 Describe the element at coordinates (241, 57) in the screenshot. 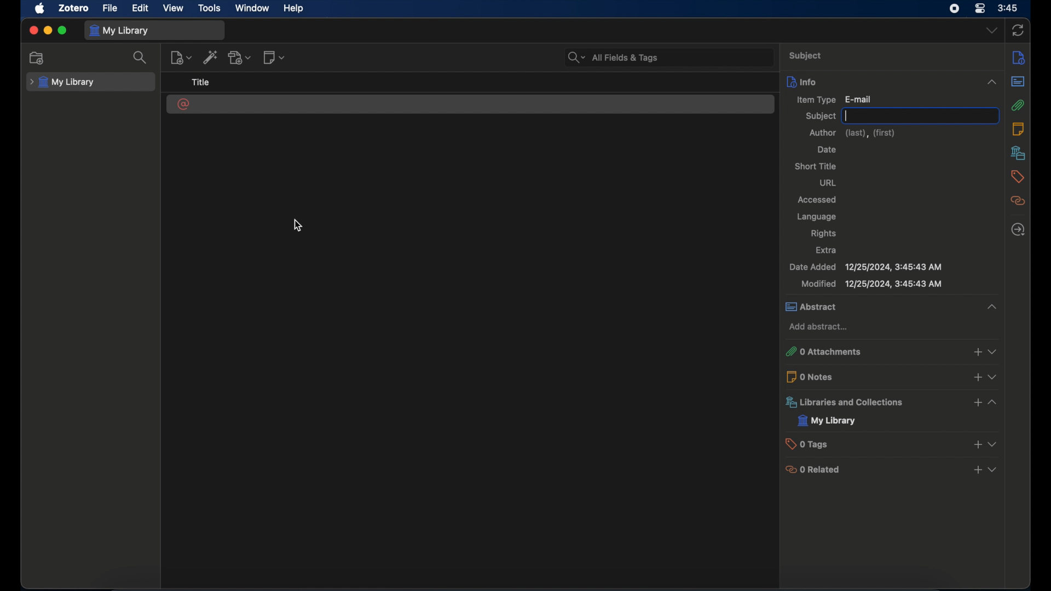

I see `add attachment` at that location.